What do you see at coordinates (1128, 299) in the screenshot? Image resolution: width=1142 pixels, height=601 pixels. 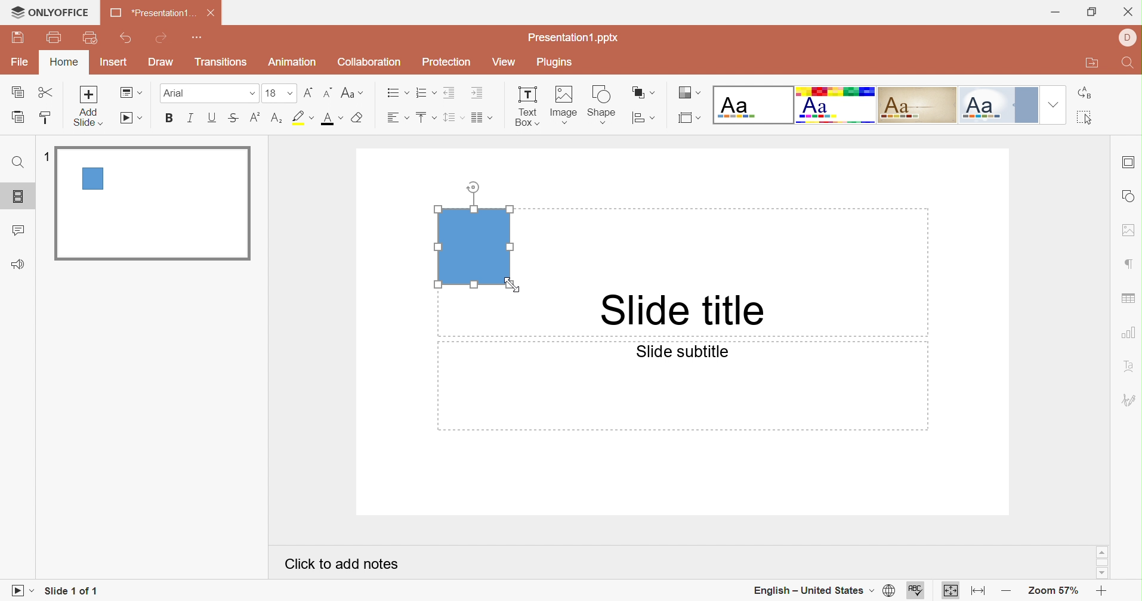 I see `Table settings` at bounding box center [1128, 299].